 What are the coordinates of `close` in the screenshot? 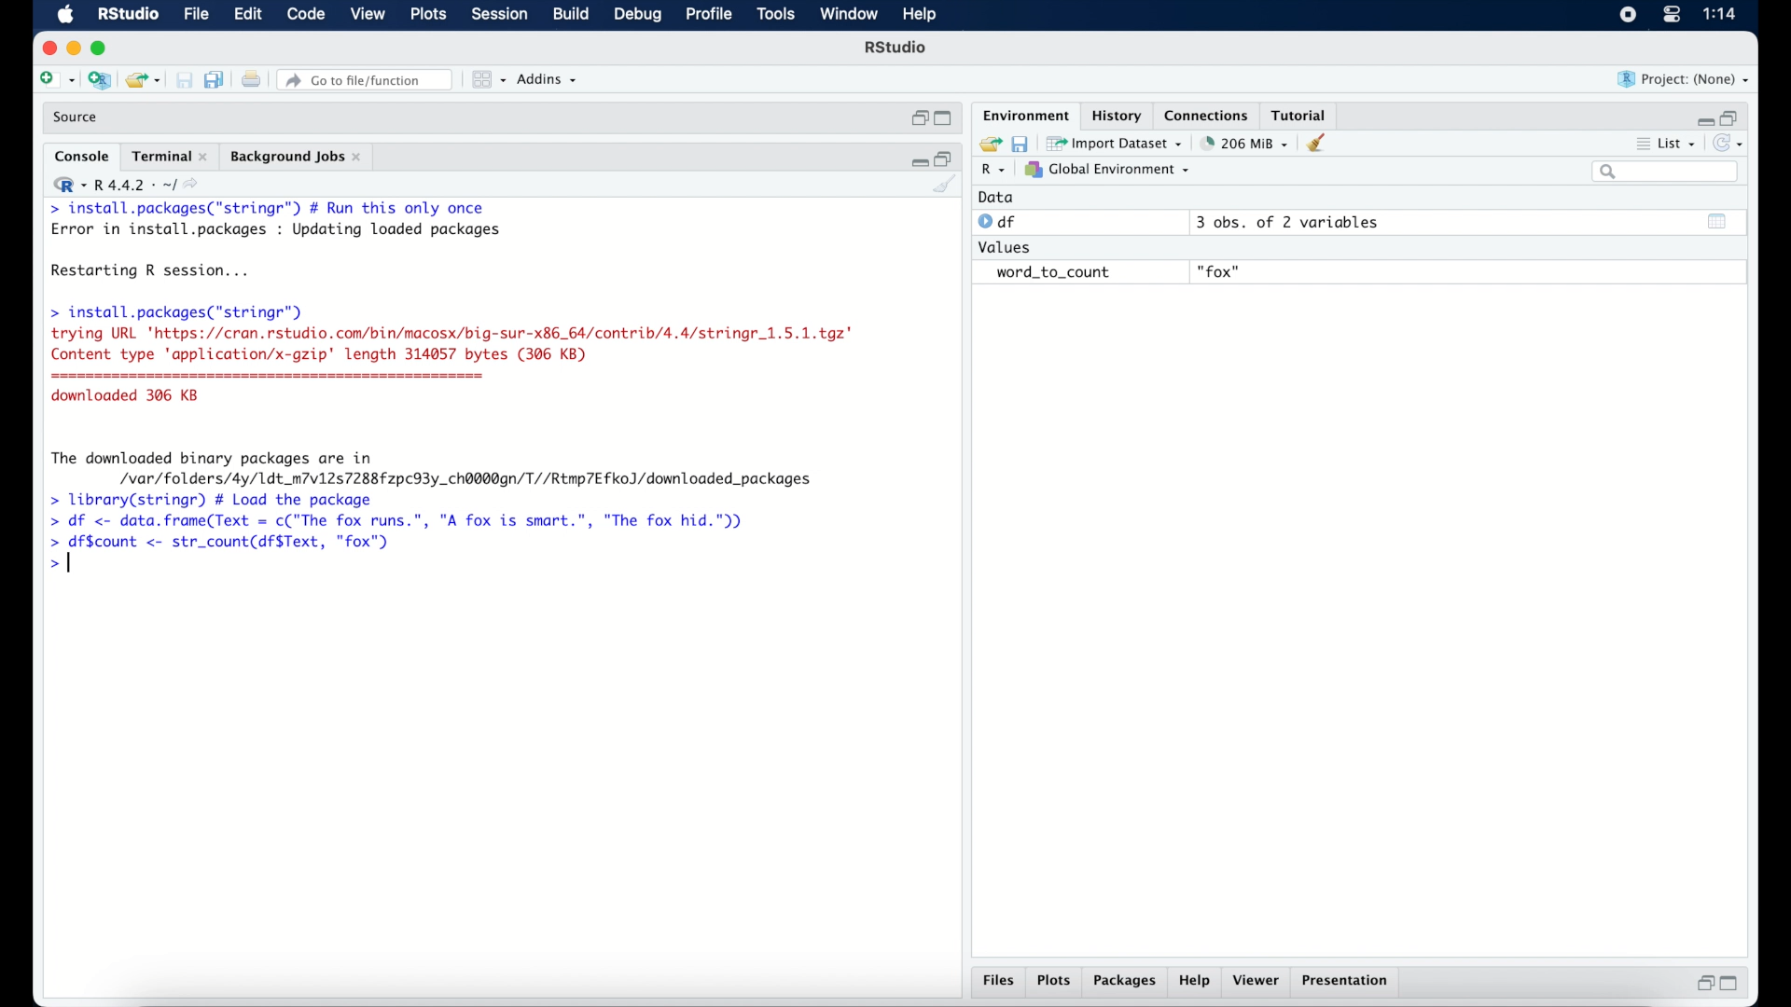 It's located at (47, 48).